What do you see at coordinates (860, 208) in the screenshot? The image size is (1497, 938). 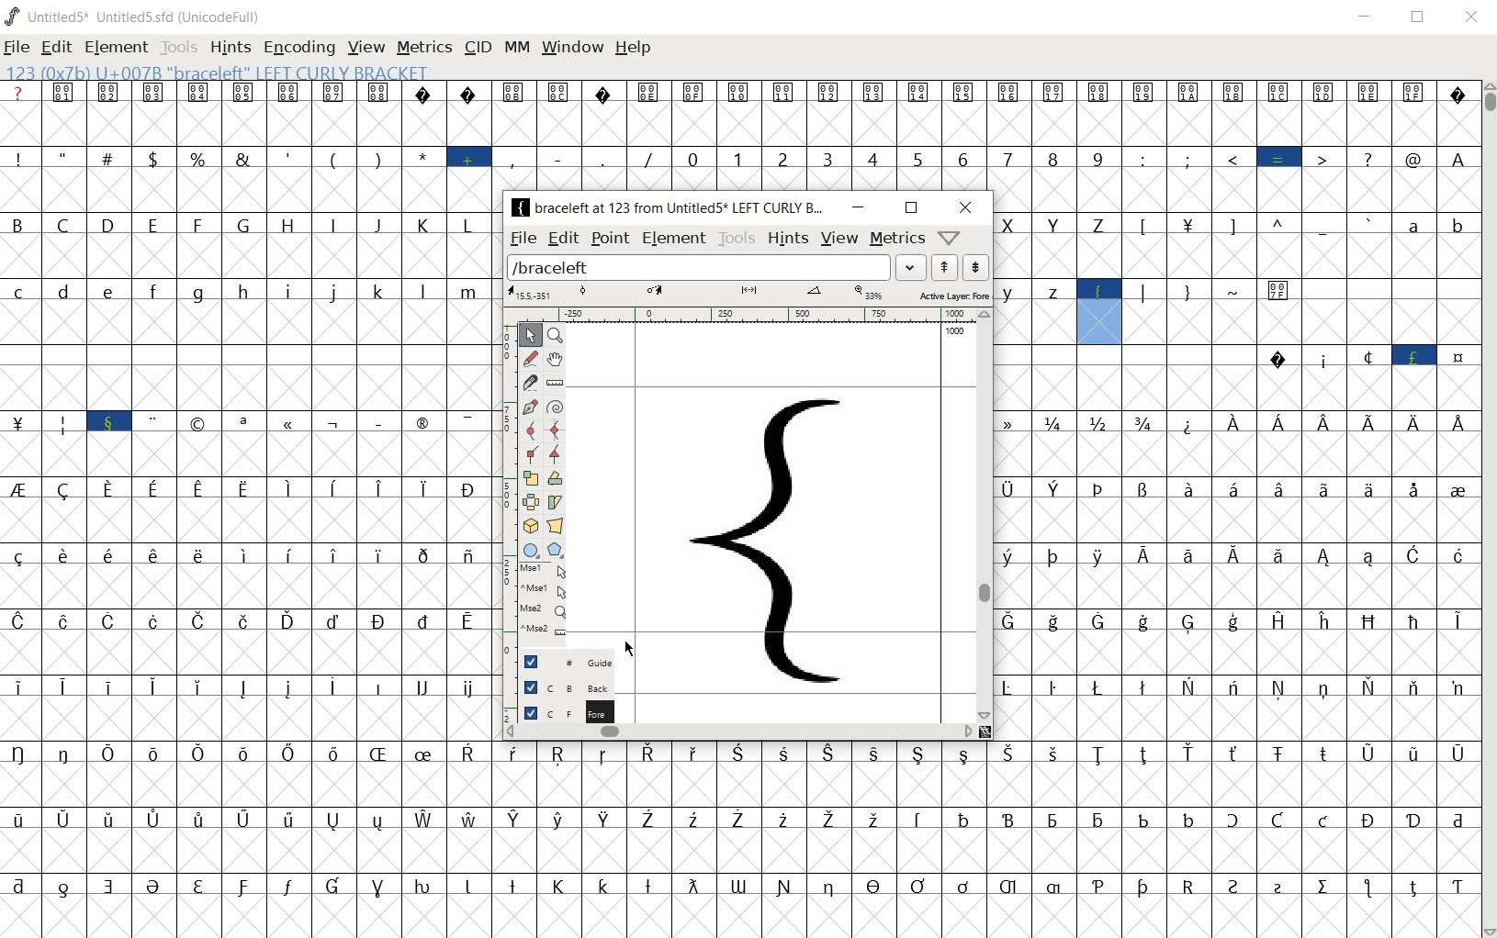 I see `minimize` at bounding box center [860, 208].